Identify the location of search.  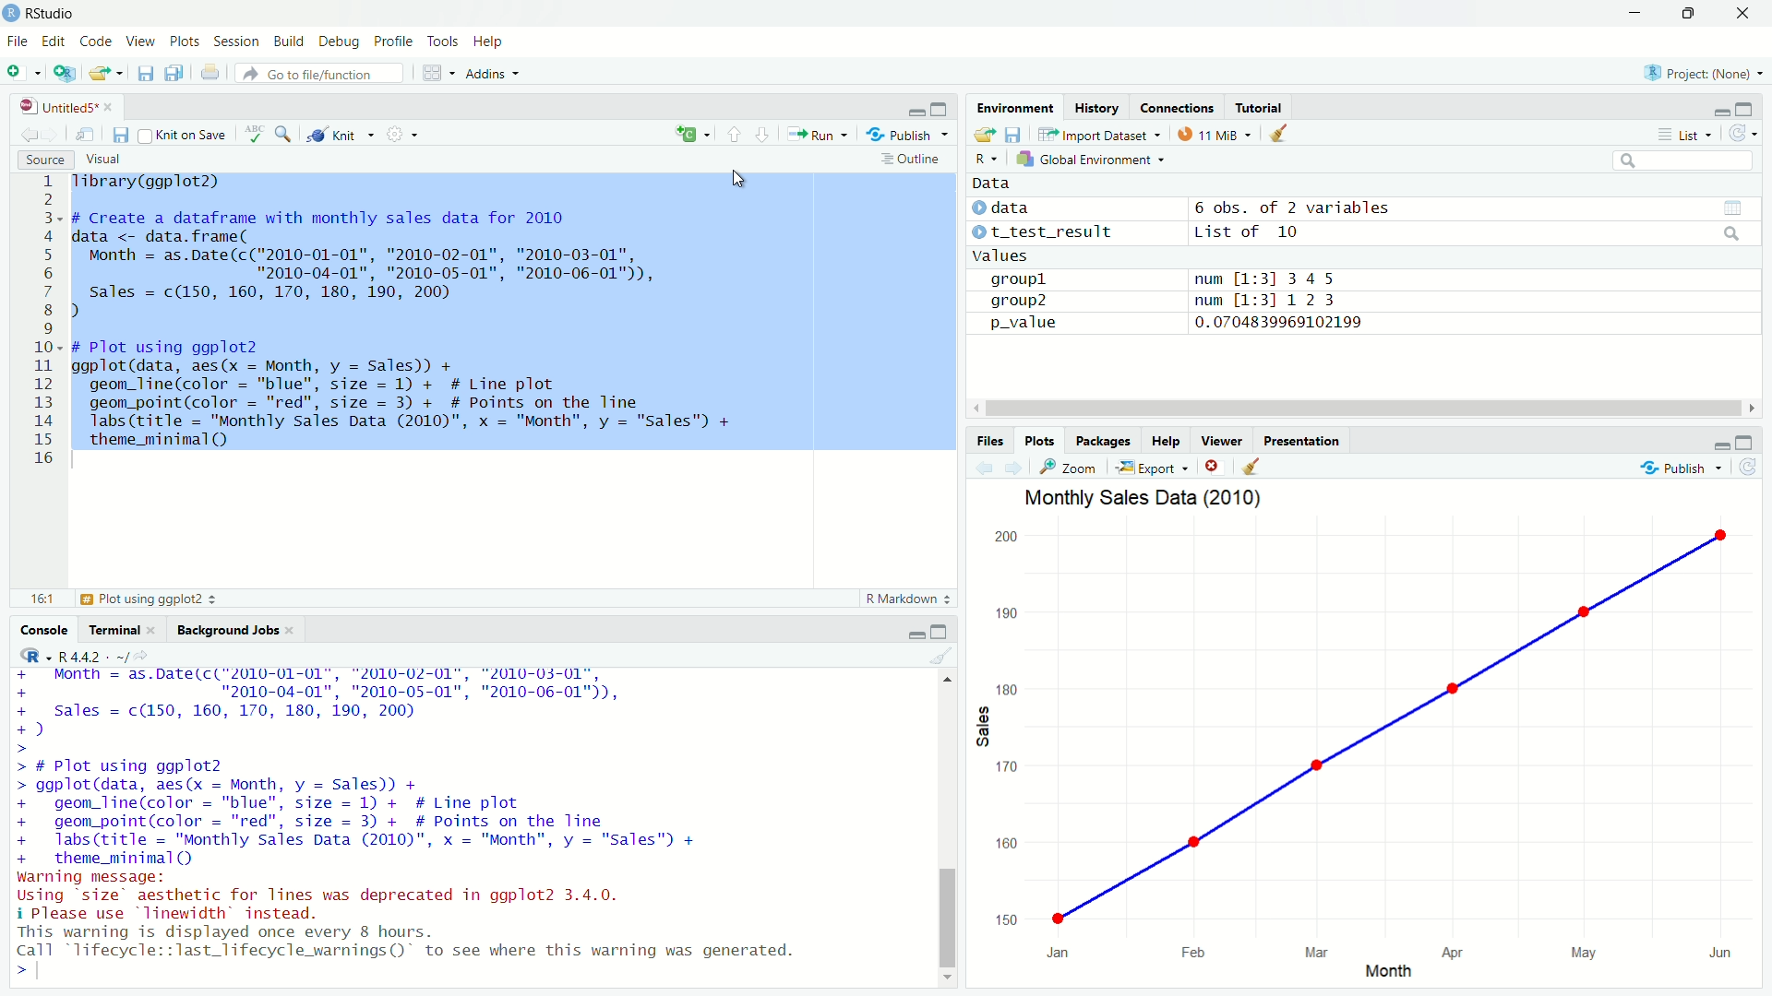
(284, 135).